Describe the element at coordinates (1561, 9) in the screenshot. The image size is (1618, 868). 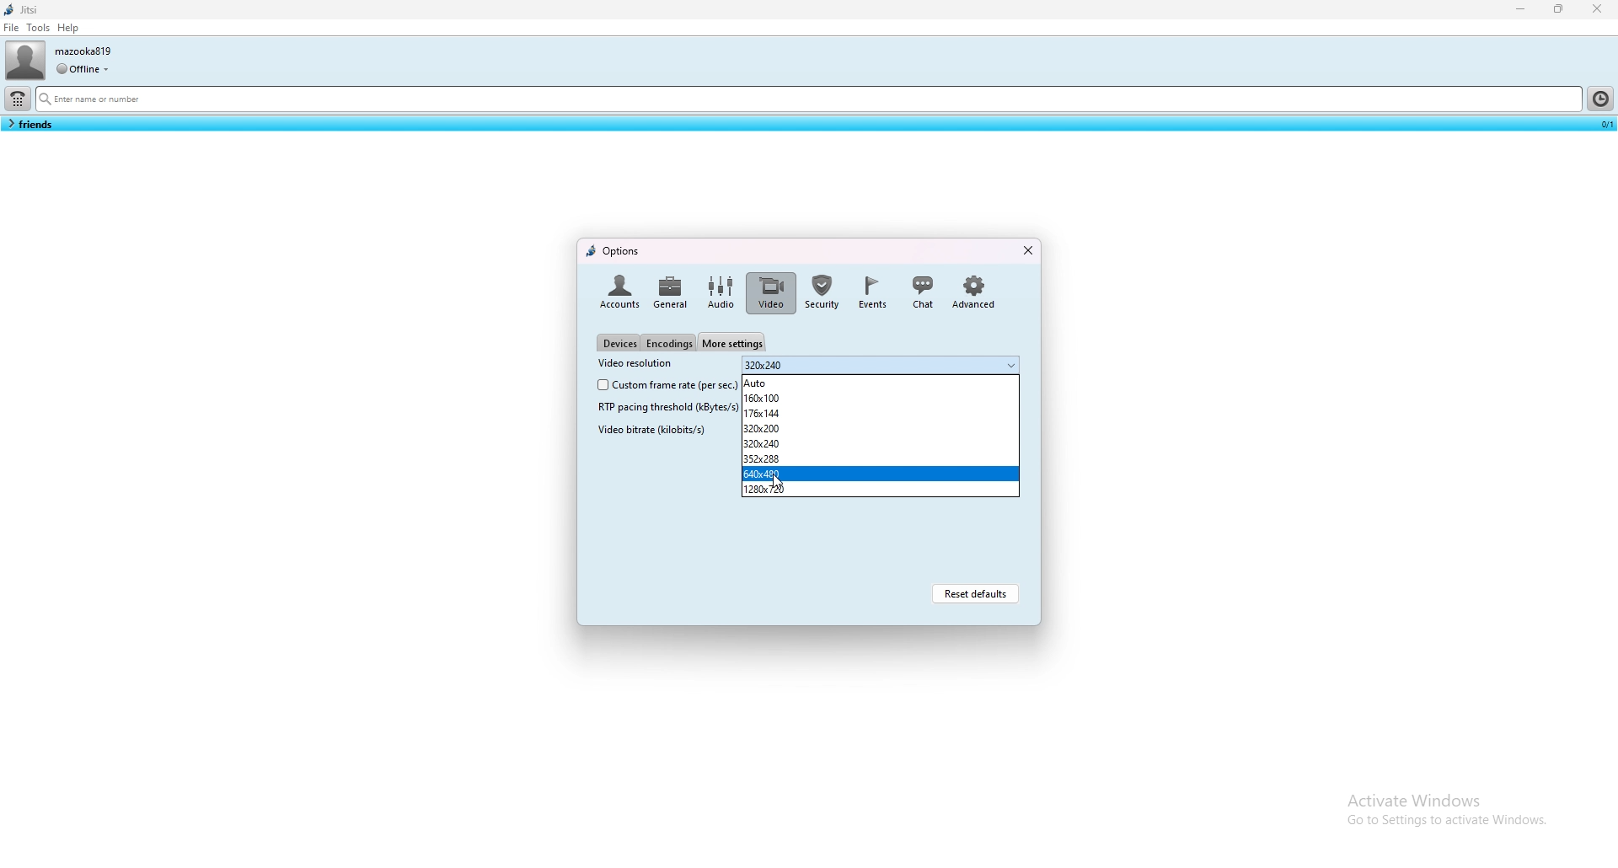
I see `resize` at that location.